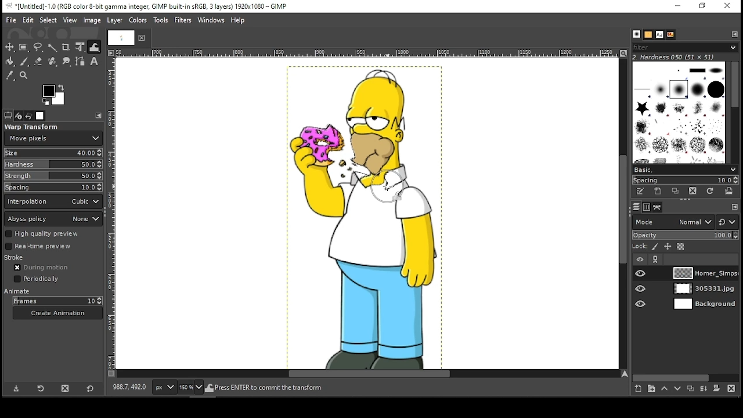 This screenshot has height=418, width=743. Describe the element at coordinates (264, 389) in the screenshot. I see `homer_simpson_2006.png (27.9 mb)` at that location.